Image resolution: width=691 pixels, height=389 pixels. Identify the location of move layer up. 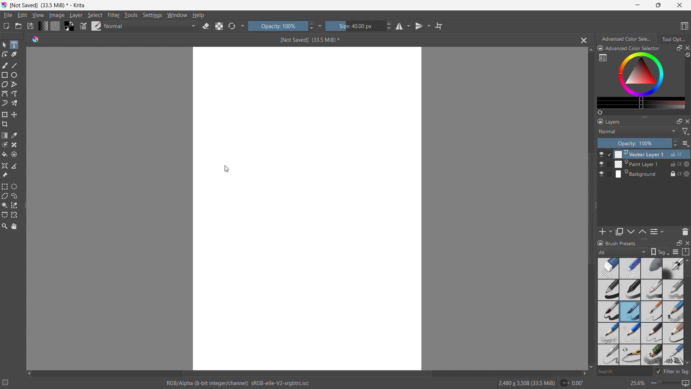
(631, 232).